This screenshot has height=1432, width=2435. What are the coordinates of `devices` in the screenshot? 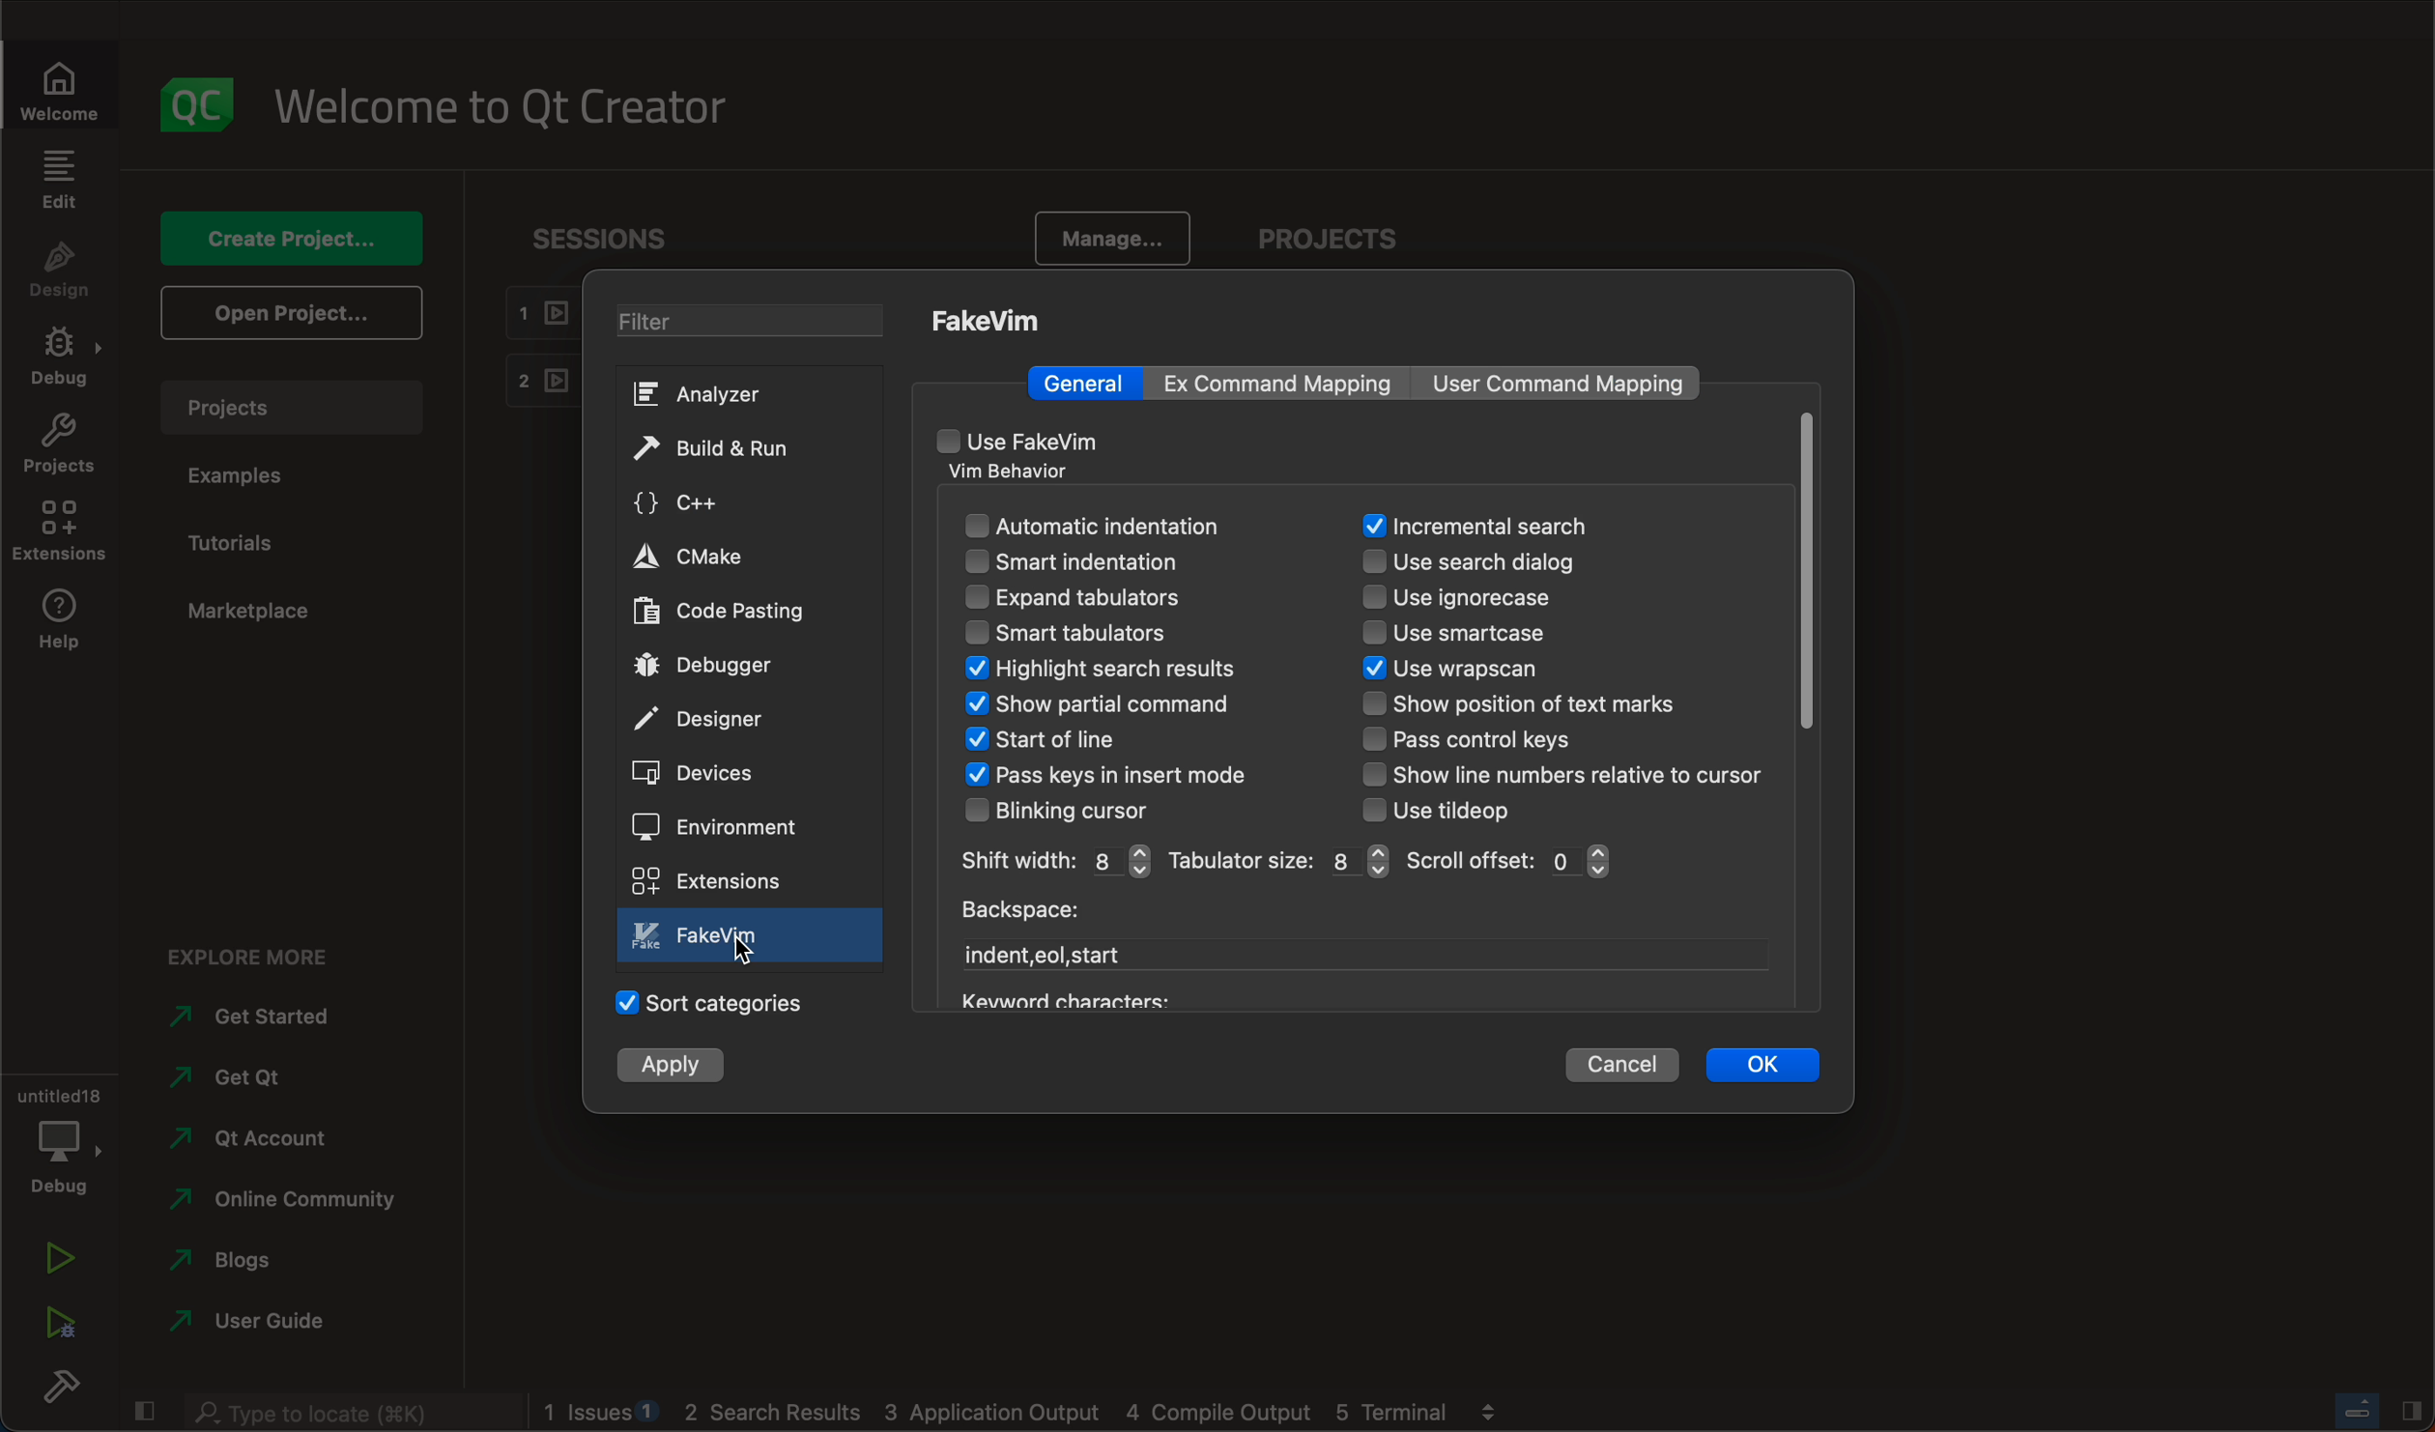 It's located at (704, 775).